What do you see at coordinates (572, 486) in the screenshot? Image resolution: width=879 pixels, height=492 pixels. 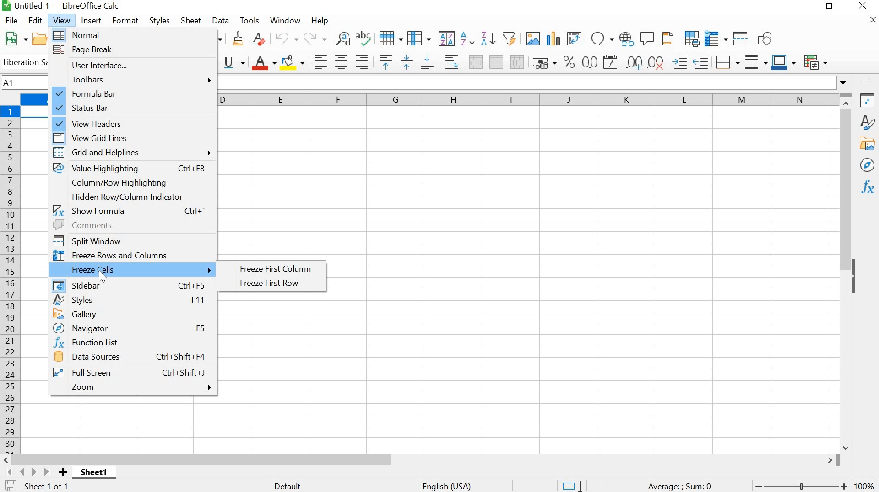 I see `STANDARD SELECTION` at bounding box center [572, 486].